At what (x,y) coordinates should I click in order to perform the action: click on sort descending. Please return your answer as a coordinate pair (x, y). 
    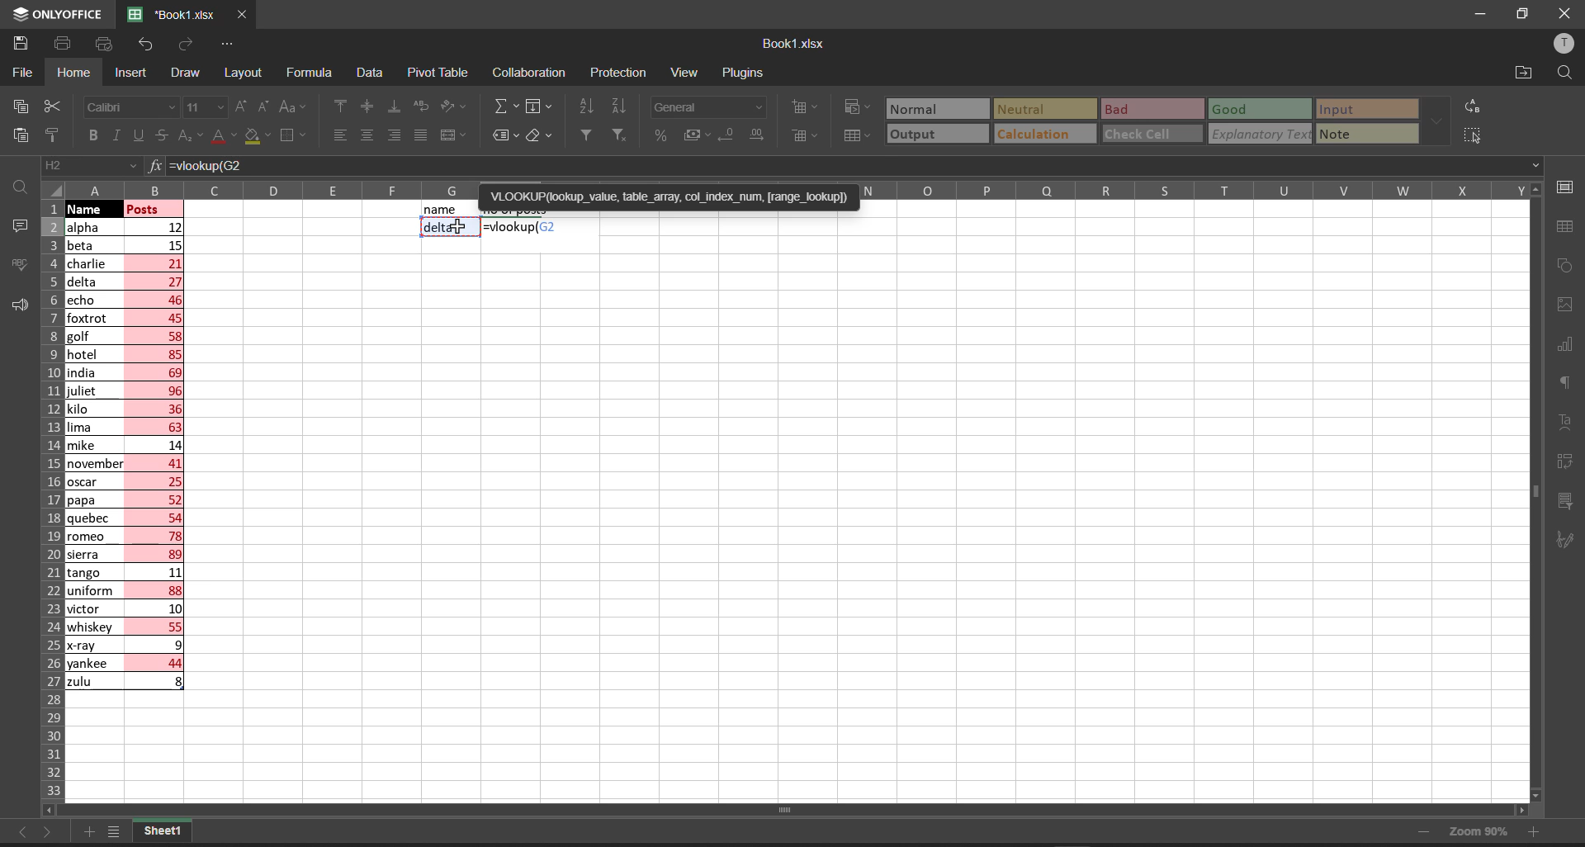
    Looking at the image, I should click on (622, 106).